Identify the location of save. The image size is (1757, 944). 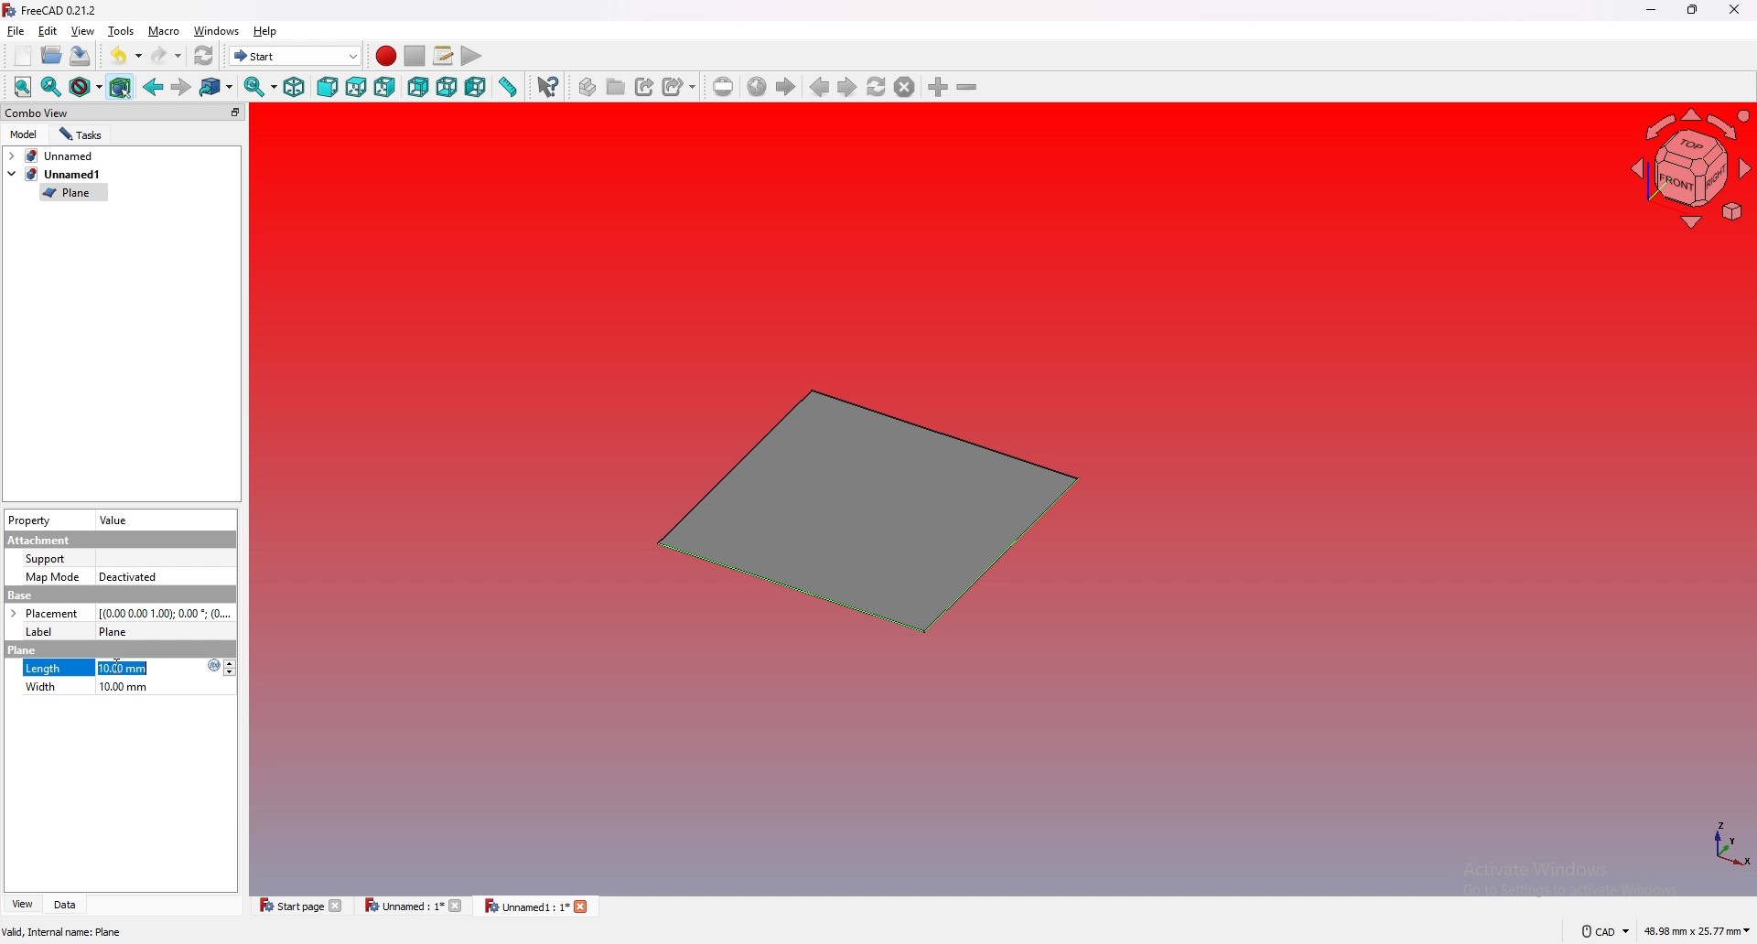
(80, 57).